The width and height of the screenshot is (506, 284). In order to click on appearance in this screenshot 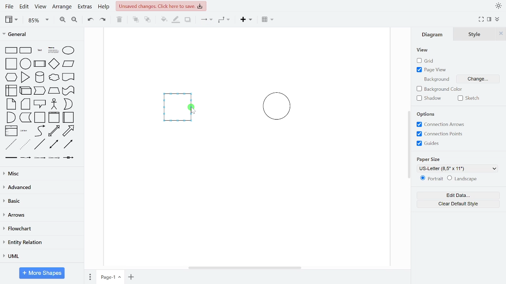, I will do `click(498, 6)`.